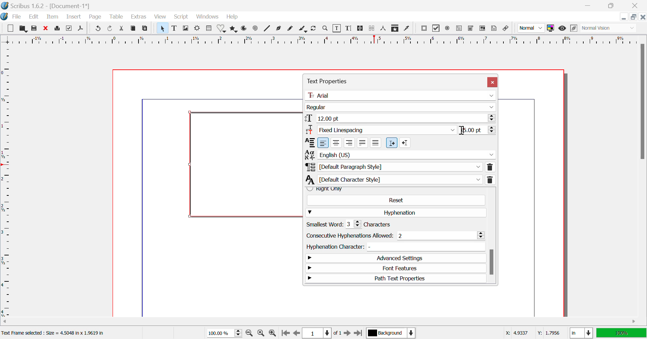 The width and height of the screenshot is (647, 339). Describe the element at coordinates (34, 28) in the screenshot. I see `Save` at that location.